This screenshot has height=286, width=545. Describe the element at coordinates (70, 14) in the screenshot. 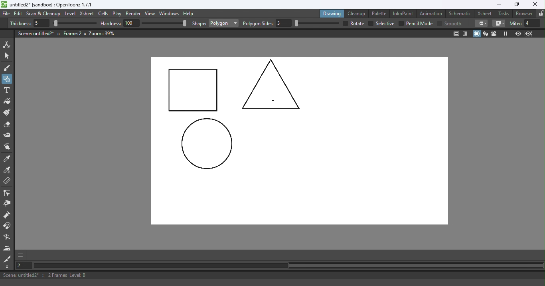

I see `Level` at that location.